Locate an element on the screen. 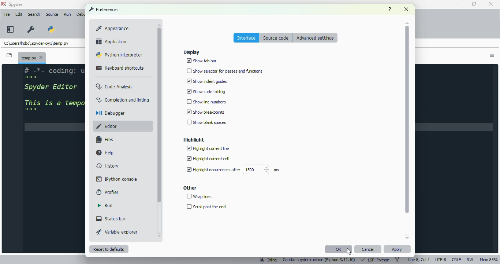 This screenshot has height=264, width=500. conda: spyder-runtime (python 3. 11. 10) is located at coordinates (319, 260).